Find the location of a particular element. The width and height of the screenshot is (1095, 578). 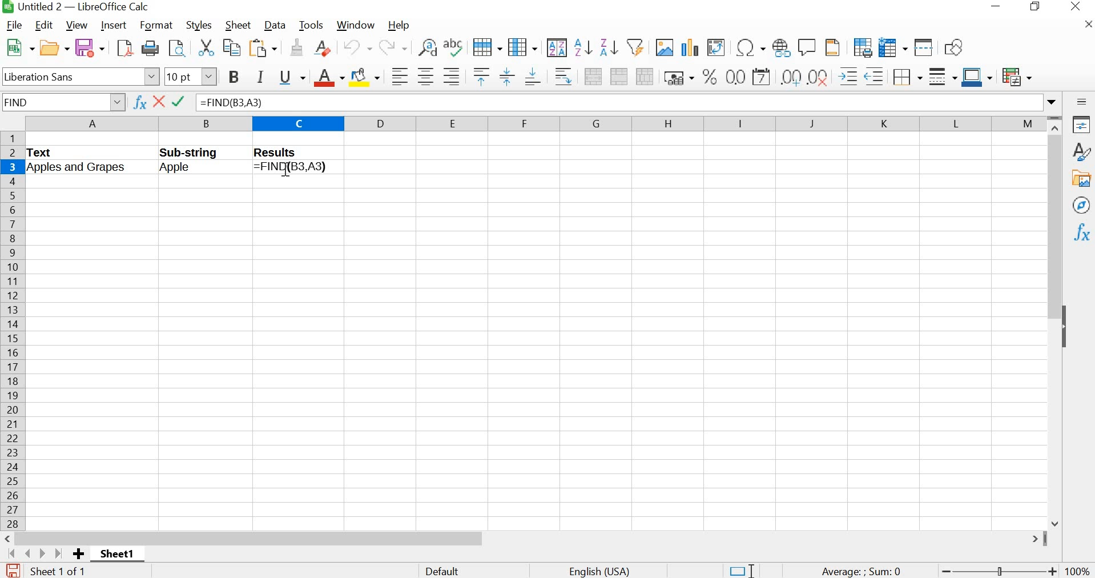

window is located at coordinates (357, 25).